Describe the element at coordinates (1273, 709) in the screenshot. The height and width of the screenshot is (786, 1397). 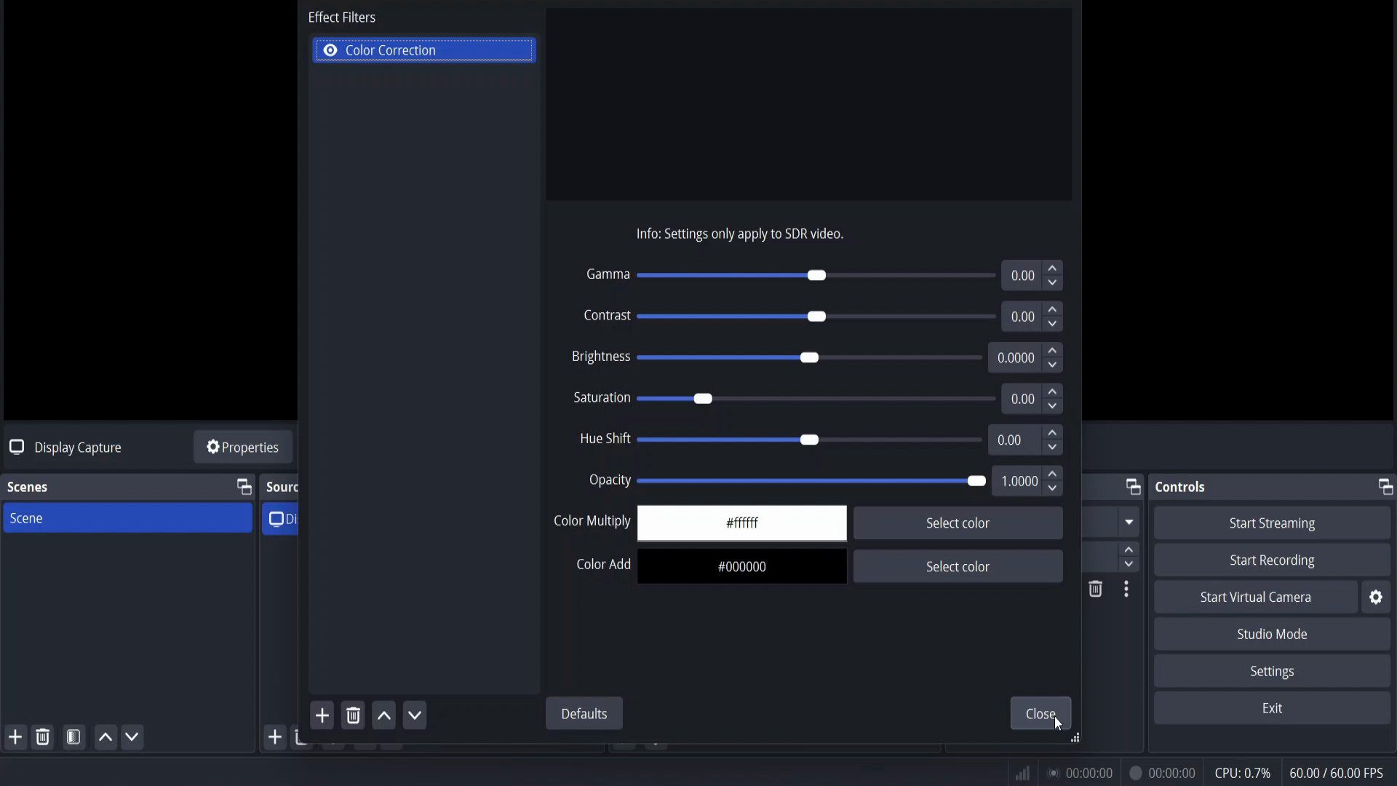
I see `exit` at that location.